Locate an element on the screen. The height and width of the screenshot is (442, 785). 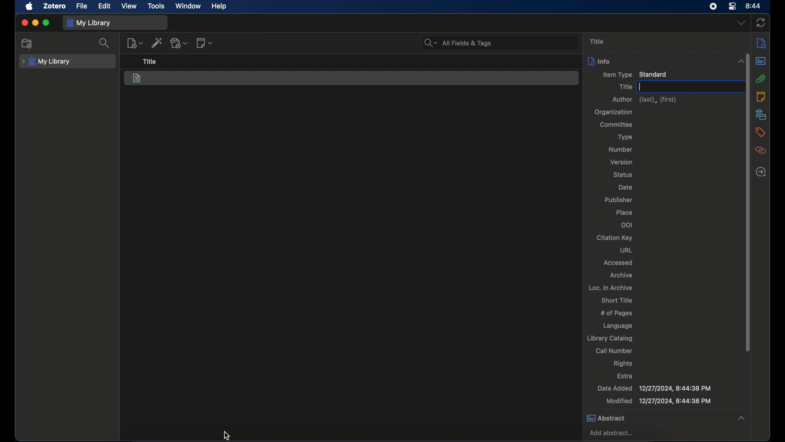
number is located at coordinates (621, 149).